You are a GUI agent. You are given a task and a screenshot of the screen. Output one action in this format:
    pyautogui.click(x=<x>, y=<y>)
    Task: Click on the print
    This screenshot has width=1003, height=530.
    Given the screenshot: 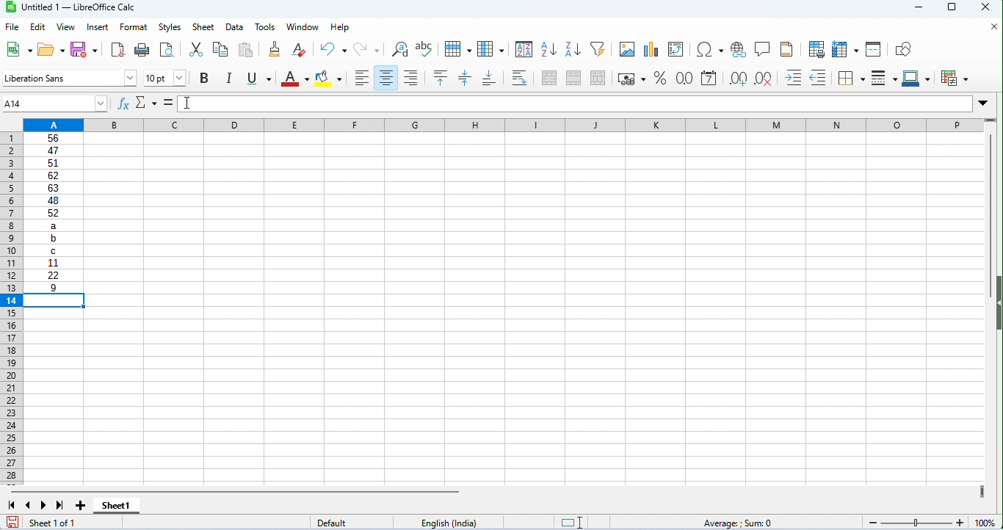 What is the action you would take?
    pyautogui.click(x=141, y=51)
    